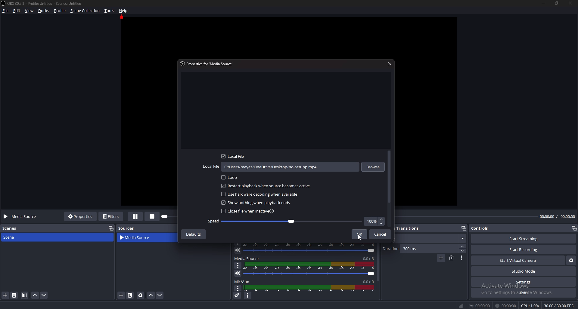  What do you see at coordinates (17, 11) in the screenshot?
I see `Edit` at bounding box center [17, 11].